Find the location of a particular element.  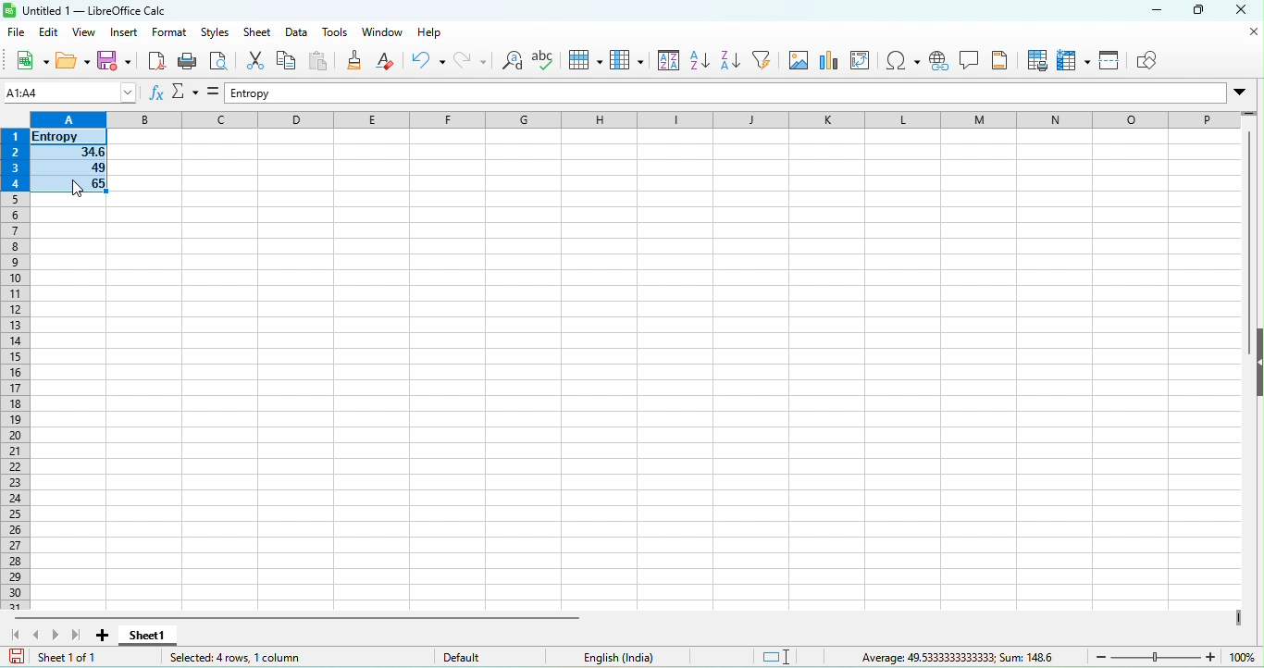

clone formatting is located at coordinates (356, 61).